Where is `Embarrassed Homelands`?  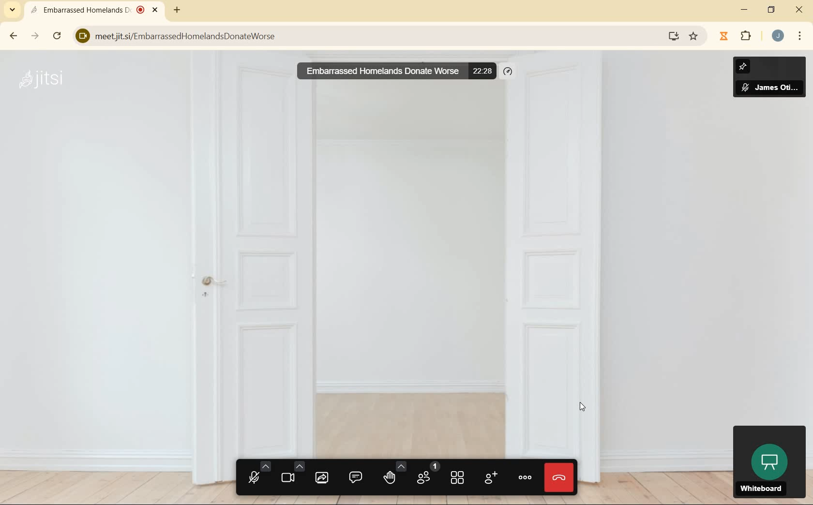 Embarrassed Homelands is located at coordinates (93, 9).